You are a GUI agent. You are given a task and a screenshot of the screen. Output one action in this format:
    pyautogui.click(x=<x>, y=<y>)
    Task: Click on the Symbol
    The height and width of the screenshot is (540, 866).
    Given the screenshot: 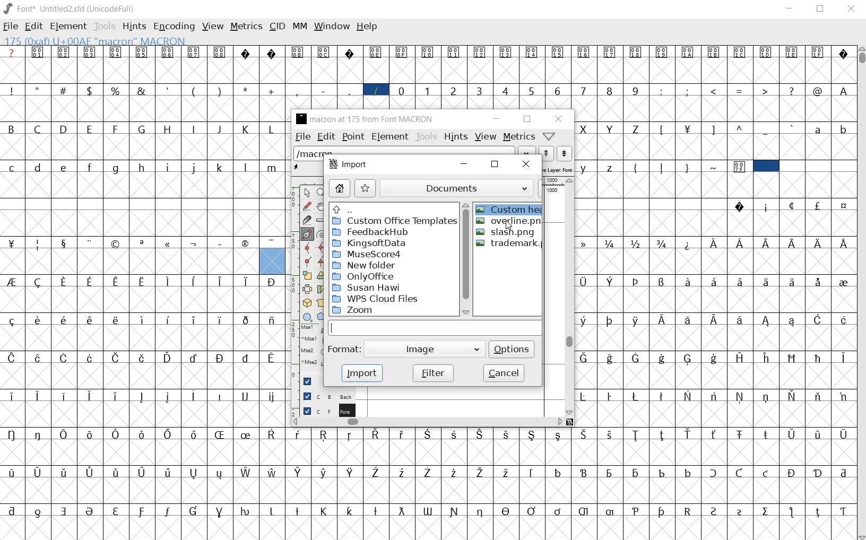 What is the action you would take?
    pyautogui.click(x=663, y=243)
    